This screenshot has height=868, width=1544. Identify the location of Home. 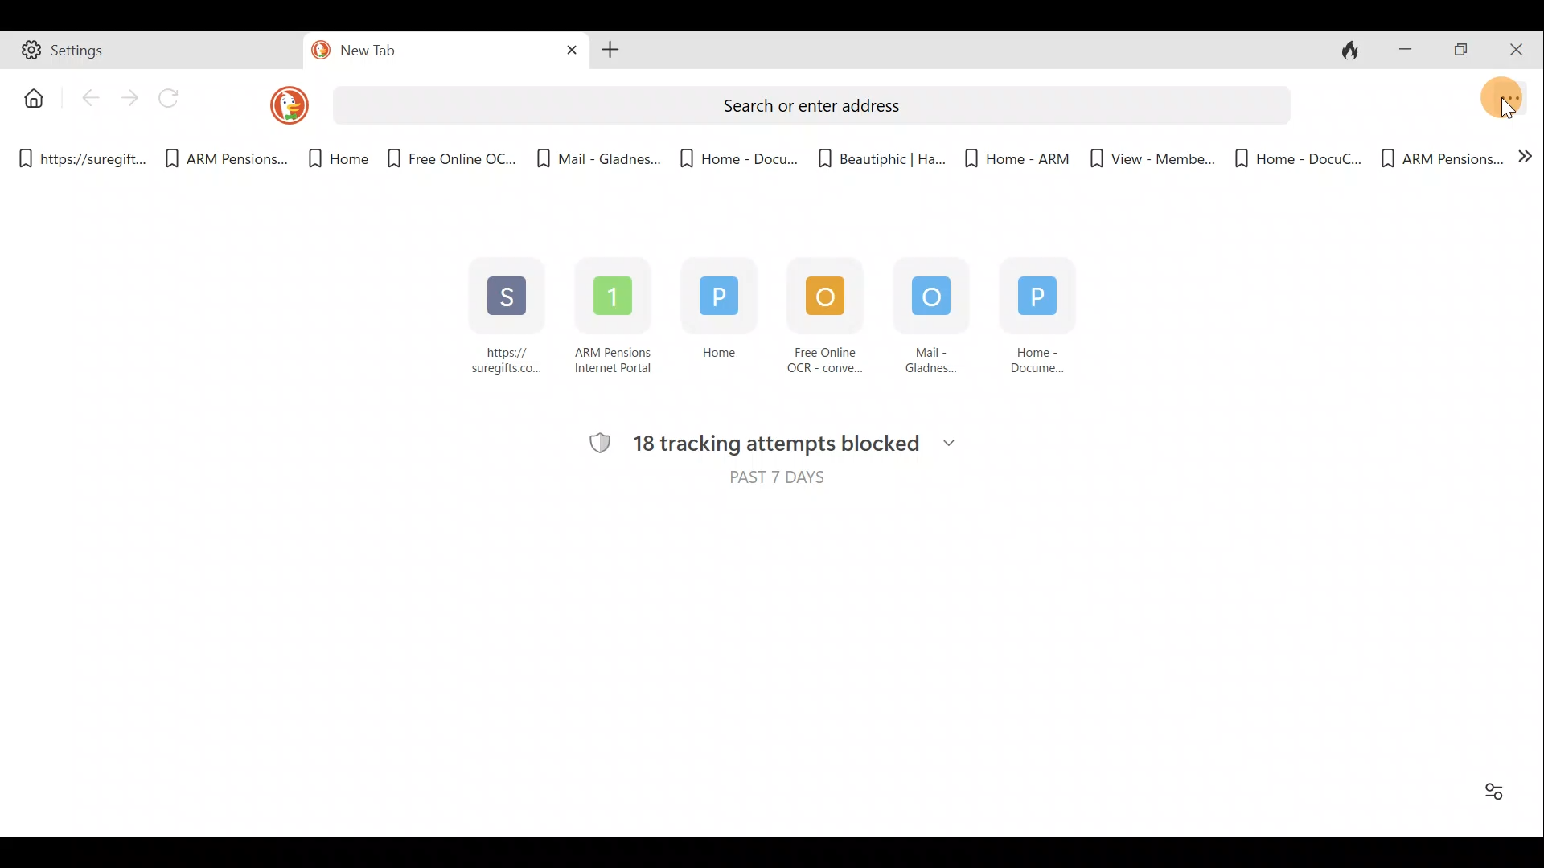
(329, 159).